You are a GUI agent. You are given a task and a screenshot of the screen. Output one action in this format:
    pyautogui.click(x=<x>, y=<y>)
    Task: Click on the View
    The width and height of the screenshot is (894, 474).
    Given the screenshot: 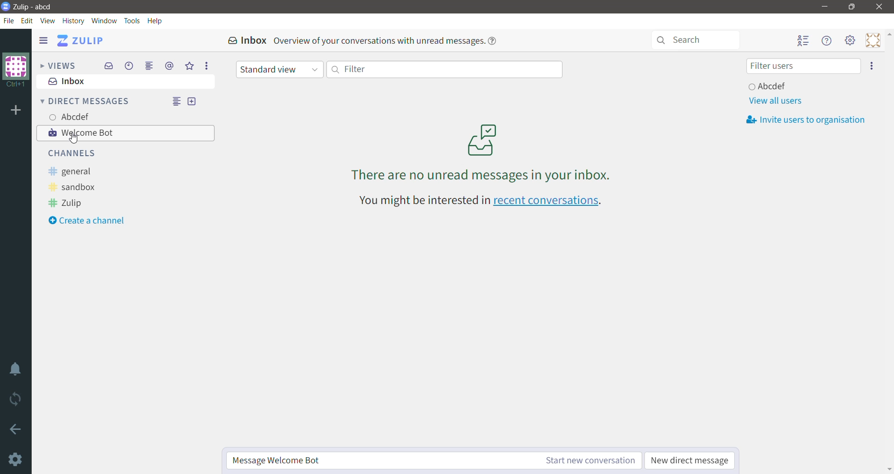 What is the action you would take?
    pyautogui.click(x=48, y=20)
    